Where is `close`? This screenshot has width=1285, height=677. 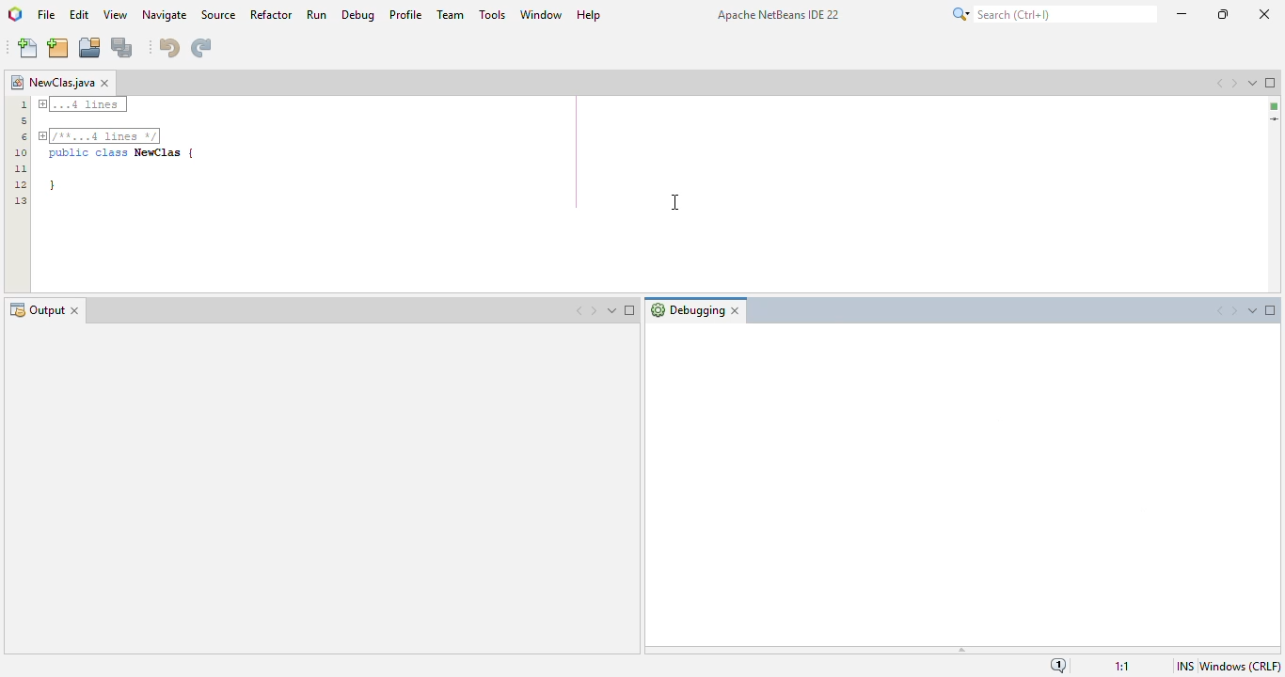 close is located at coordinates (1263, 14).